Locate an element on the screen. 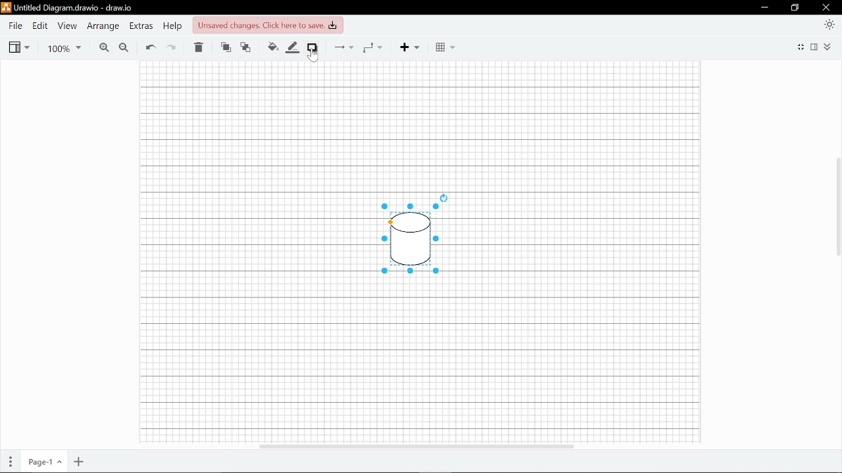 The height and width of the screenshot is (473, 842). Current page is located at coordinates (44, 461).